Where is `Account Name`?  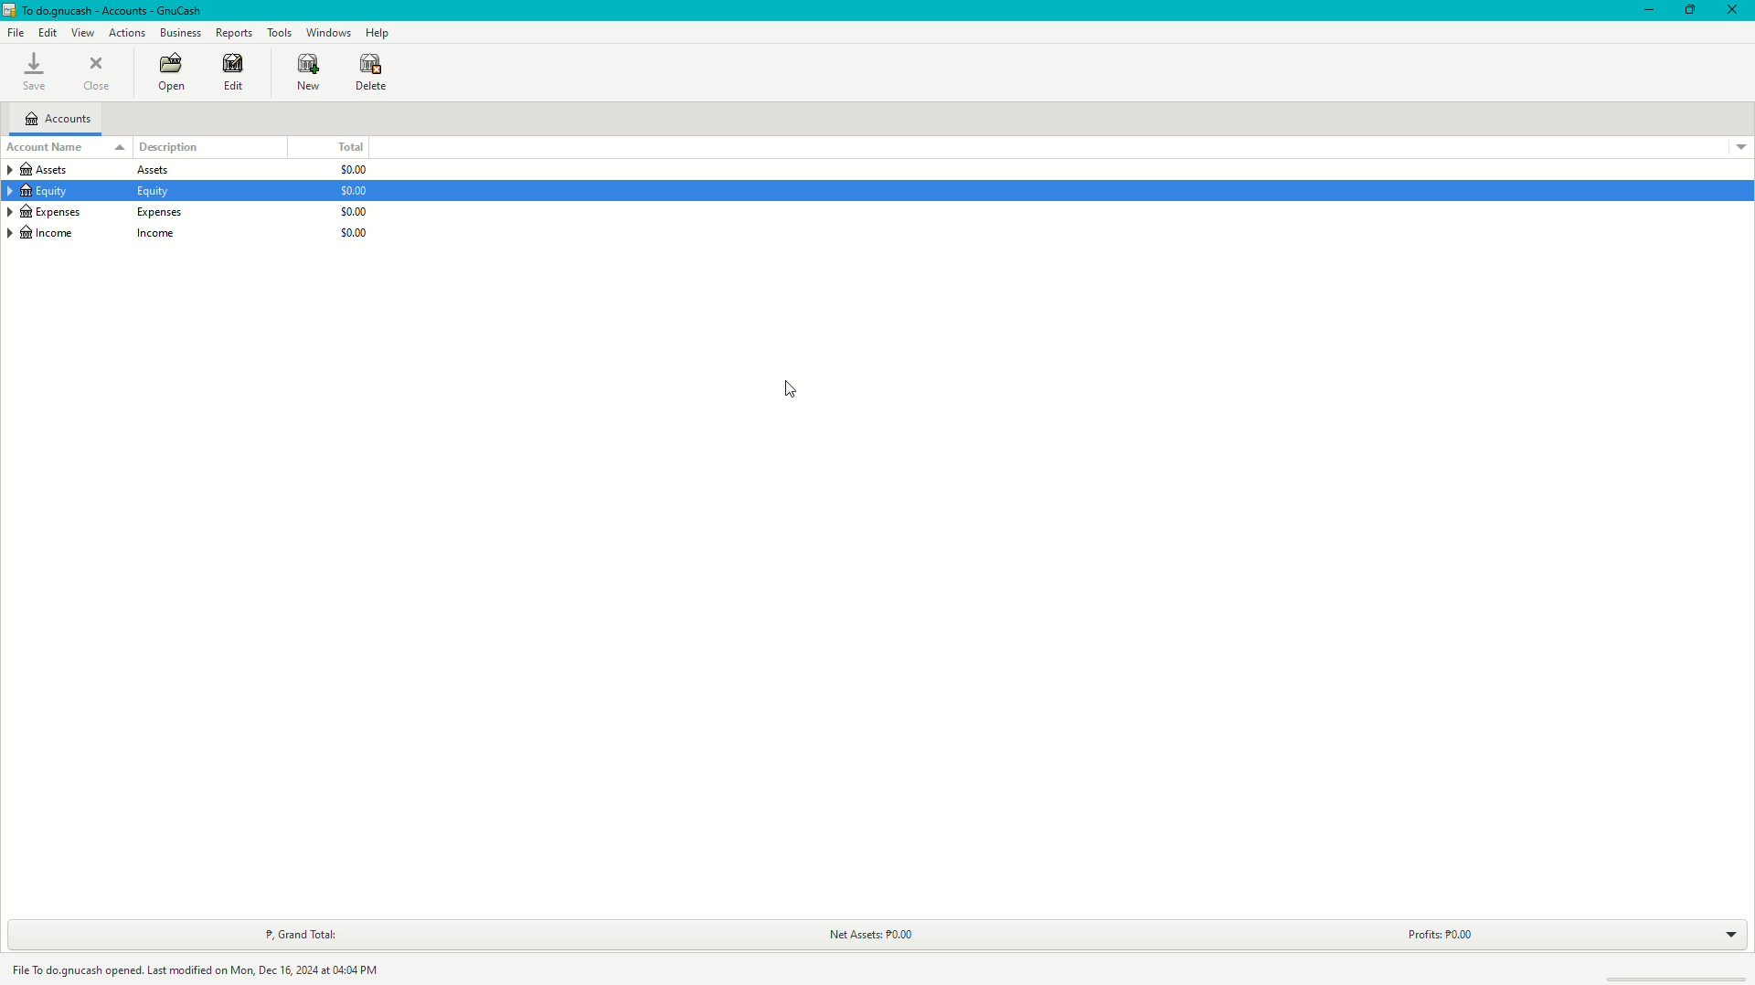
Account Name is located at coordinates (67, 147).